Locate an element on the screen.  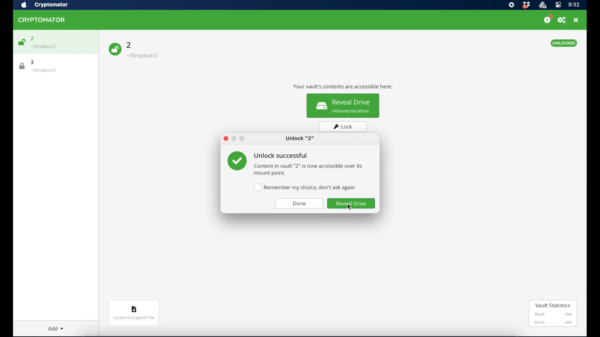
unlocked is located at coordinates (563, 43).